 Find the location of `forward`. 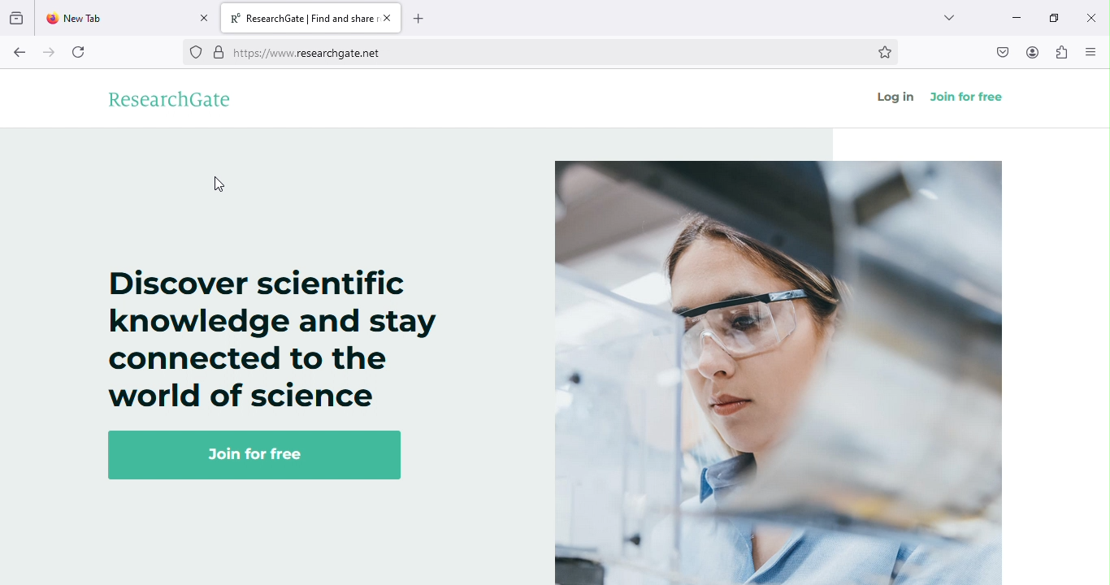

forward is located at coordinates (48, 53).